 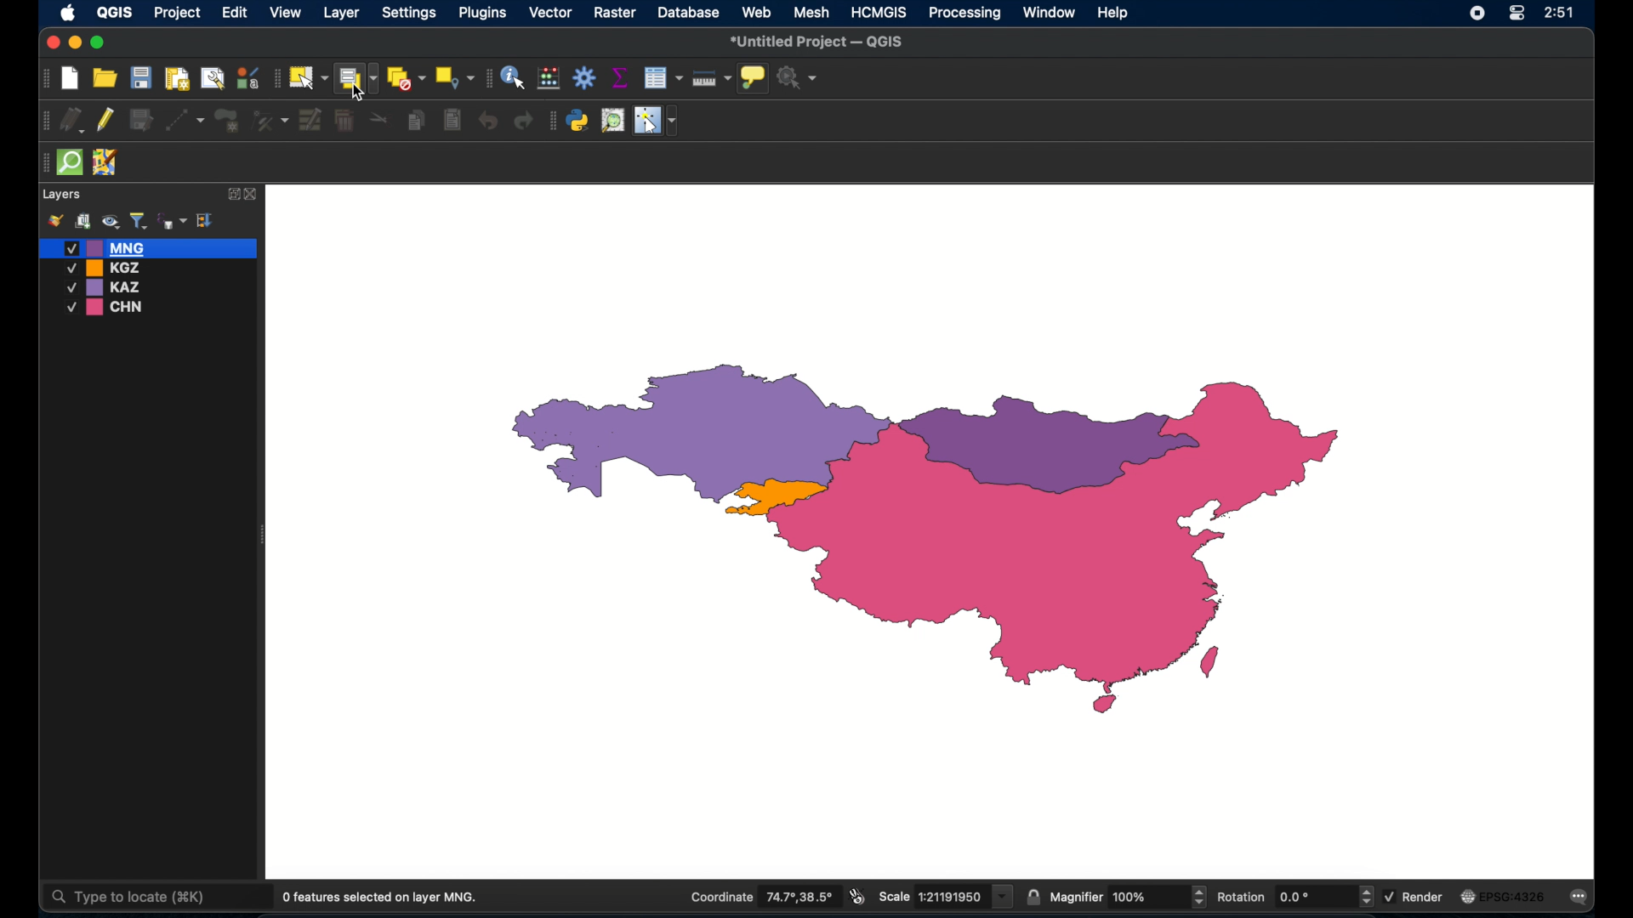 What do you see at coordinates (452, 120) in the screenshot?
I see `delete selected` at bounding box center [452, 120].